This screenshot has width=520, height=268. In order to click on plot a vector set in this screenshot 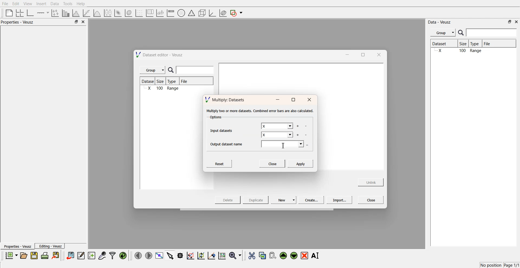, I will do `click(139, 13)`.